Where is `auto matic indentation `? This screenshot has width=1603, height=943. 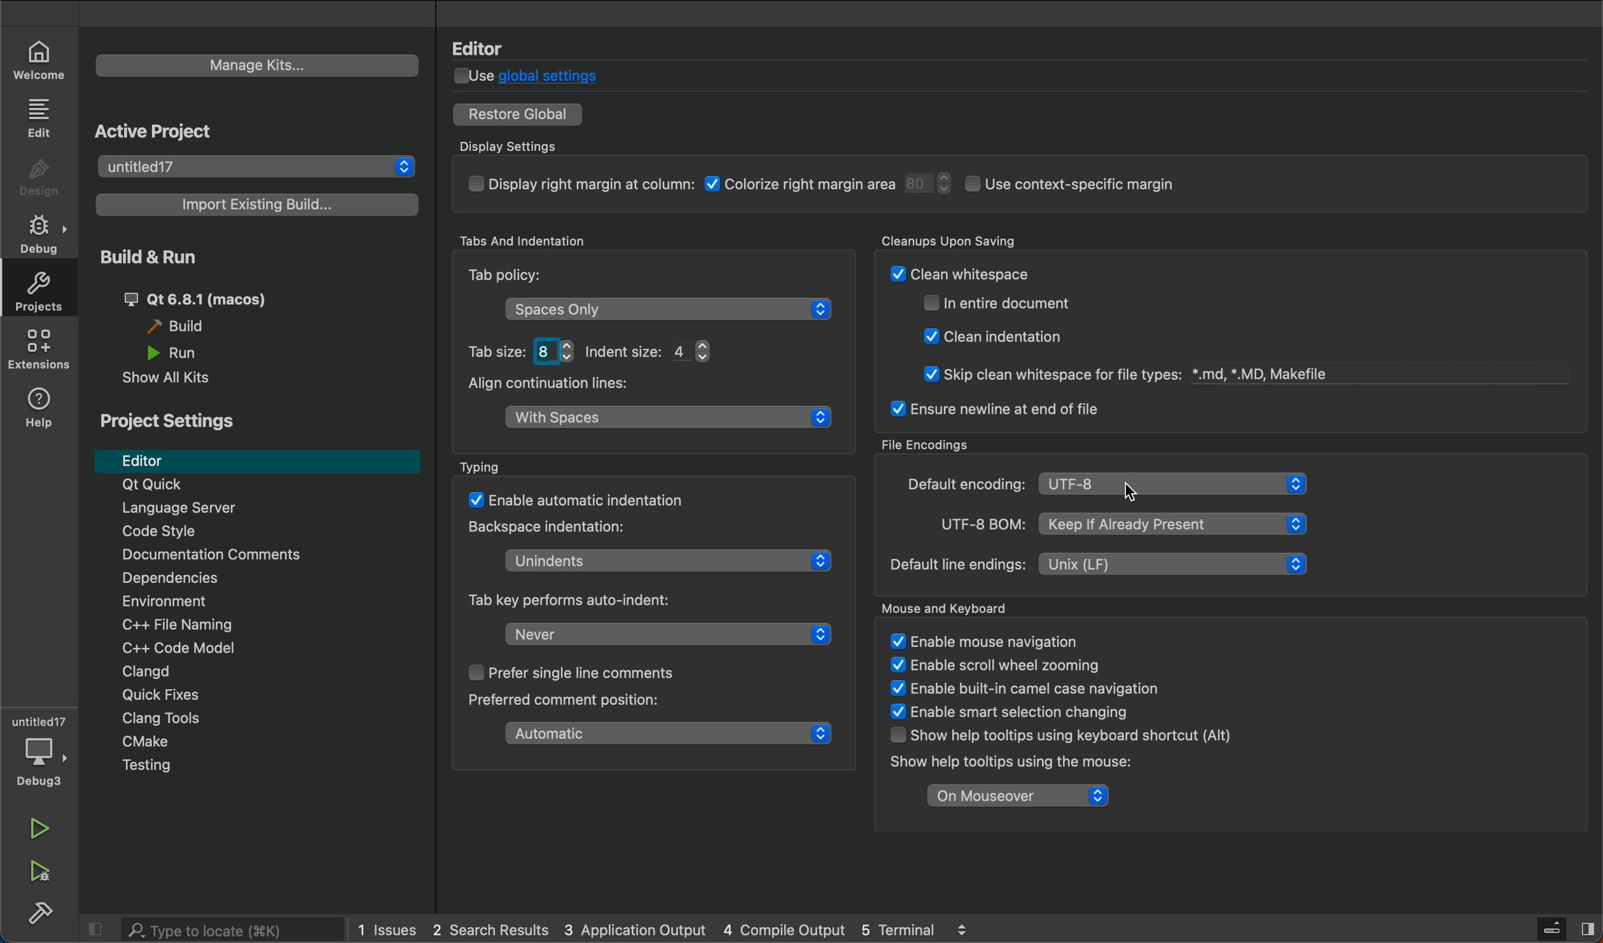 auto matic indentation  is located at coordinates (578, 498).